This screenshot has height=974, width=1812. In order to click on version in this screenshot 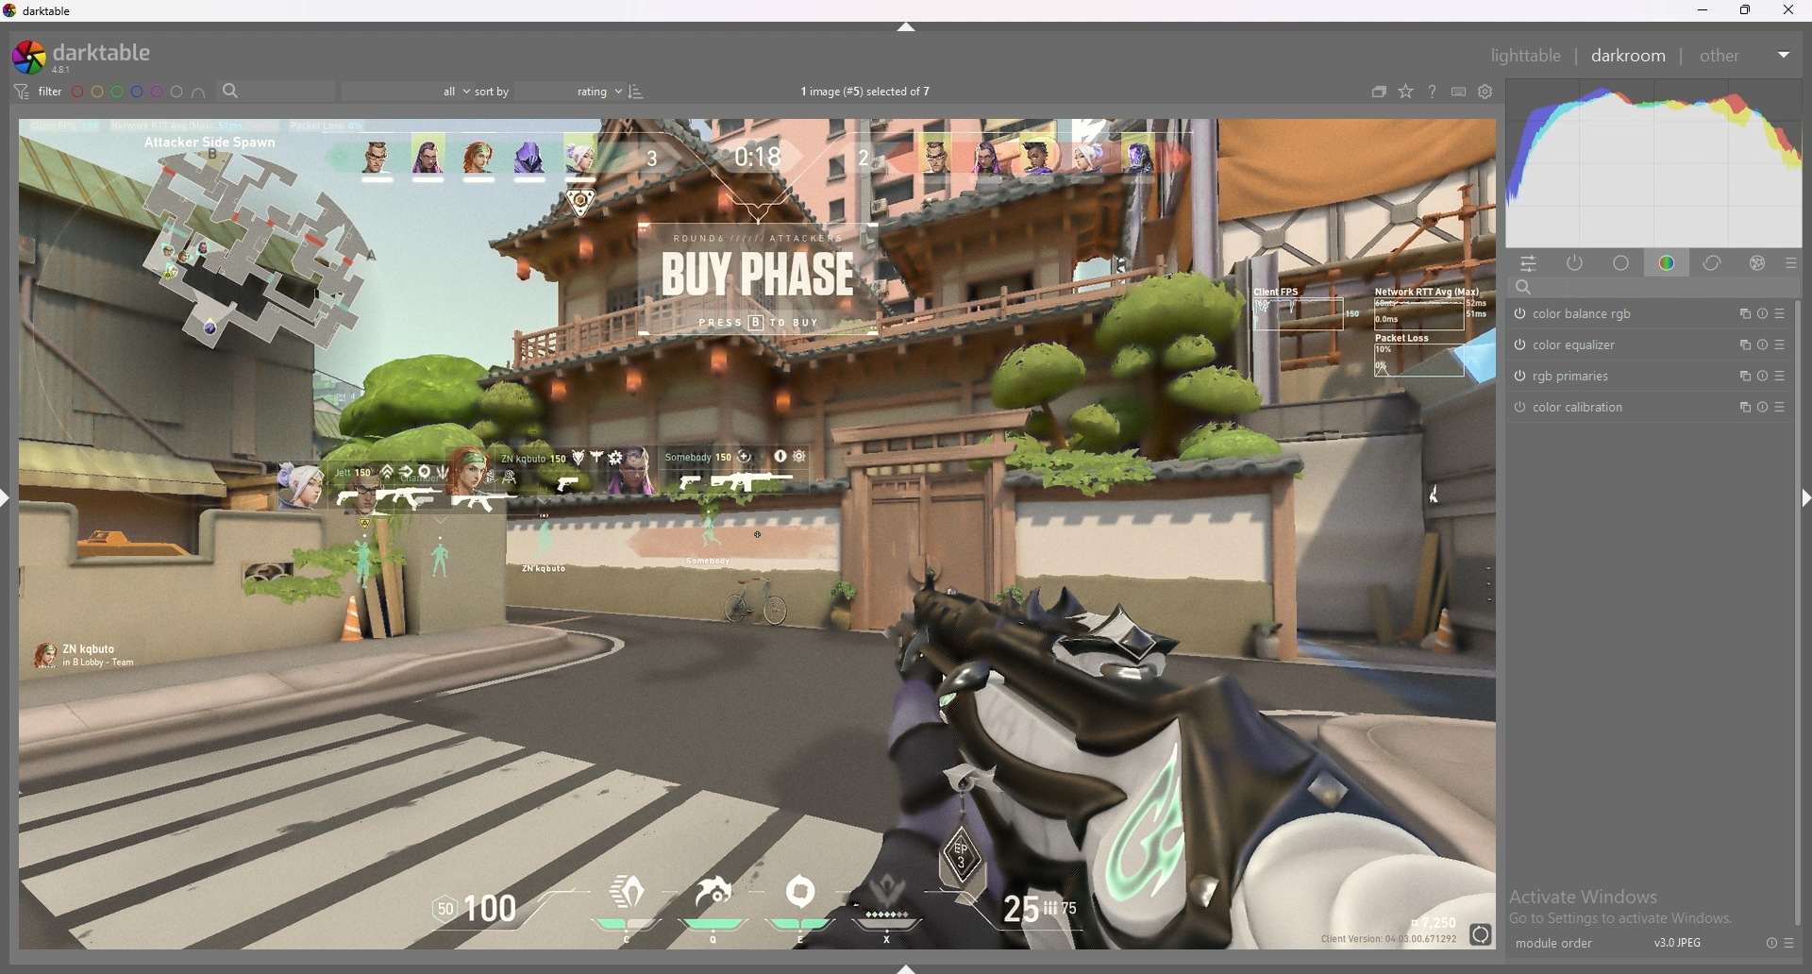, I will do `click(1679, 942)`.